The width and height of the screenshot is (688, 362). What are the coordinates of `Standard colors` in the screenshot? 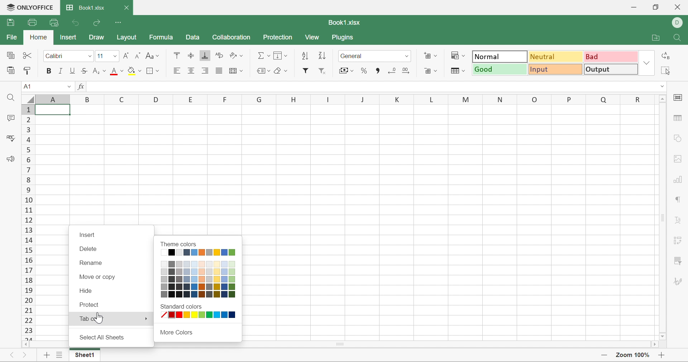 It's located at (179, 307).